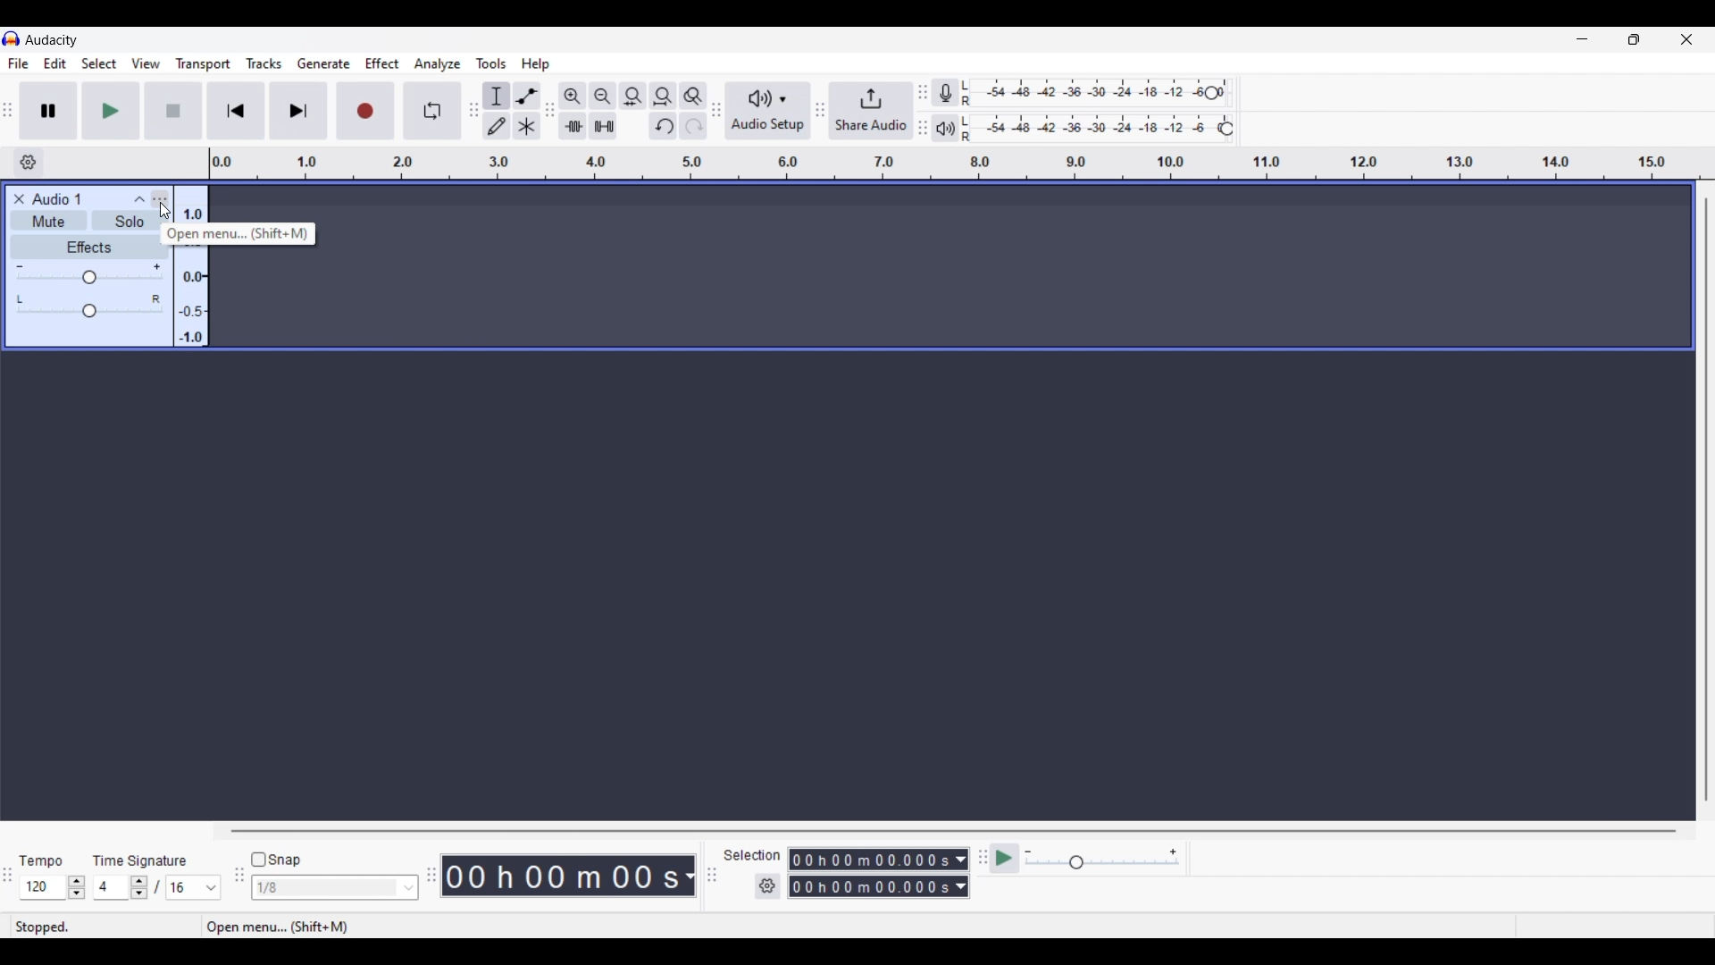  Describe the element at coordinates (603, 126) in the screenshot. I see `Silence audio selection` at that location.